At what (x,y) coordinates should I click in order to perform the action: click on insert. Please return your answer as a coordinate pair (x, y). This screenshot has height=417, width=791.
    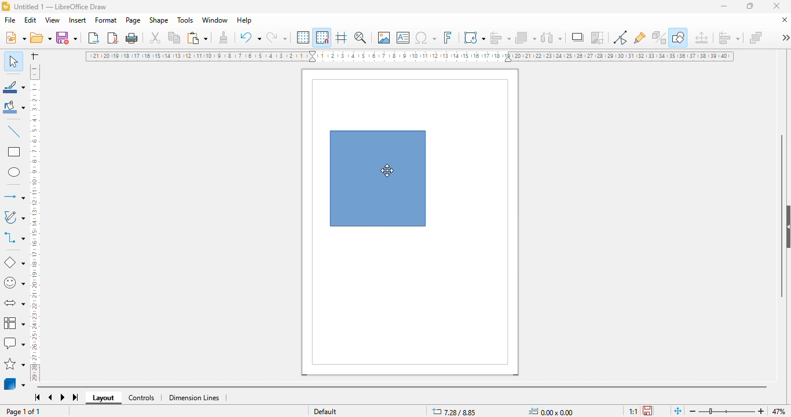
    Looking at the image, I should click on (78, 20).